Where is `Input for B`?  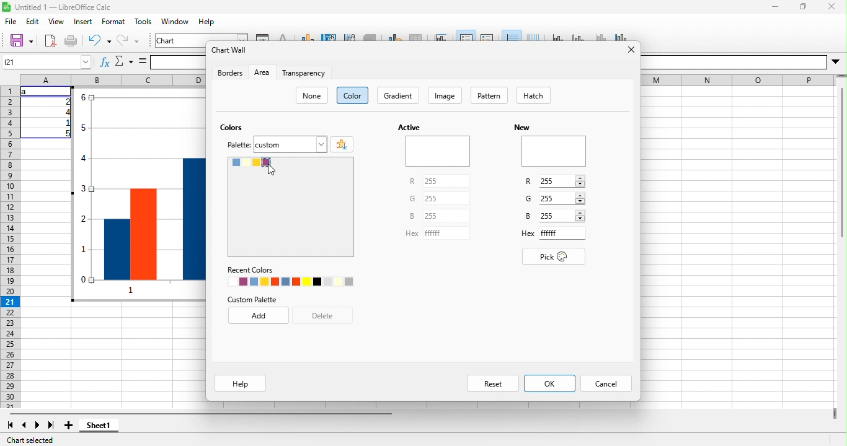
Input for B is located at coordinates (446, 216).